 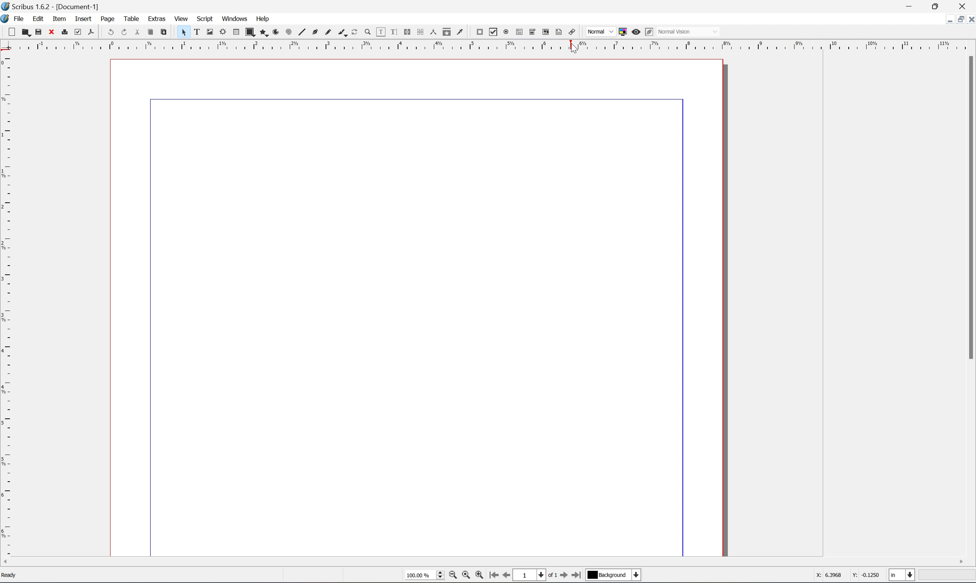 I want to click on help, so click(x=263, y=19).